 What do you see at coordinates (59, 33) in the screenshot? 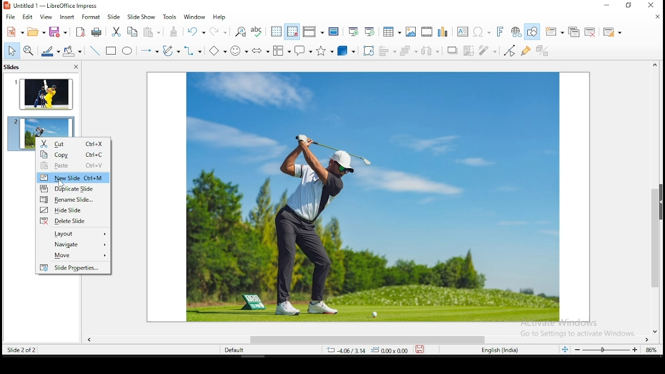
I see `save` at bounding box center [59, 33].